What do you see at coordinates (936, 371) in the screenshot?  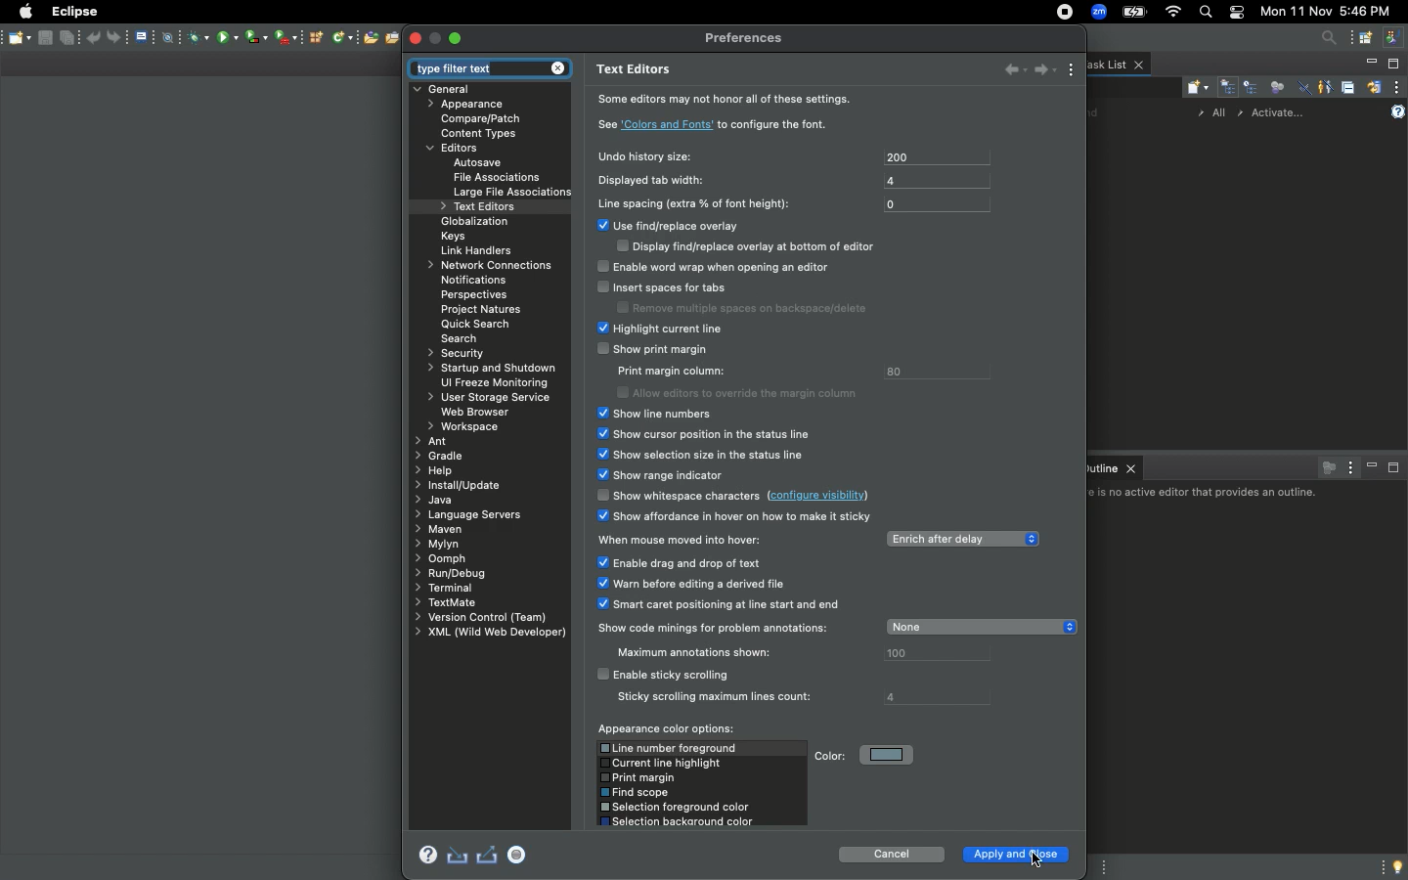 I see `80` at bounding box center [936, 371].